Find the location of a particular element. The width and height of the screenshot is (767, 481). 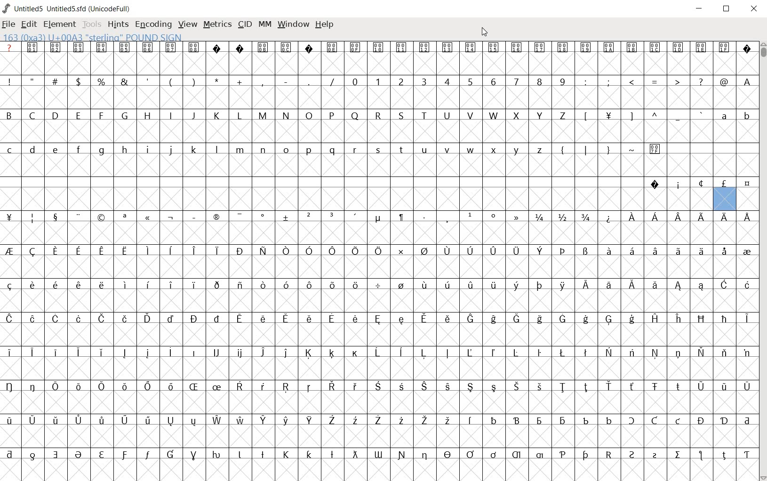

Symbol is located at coordinates (287, 454).